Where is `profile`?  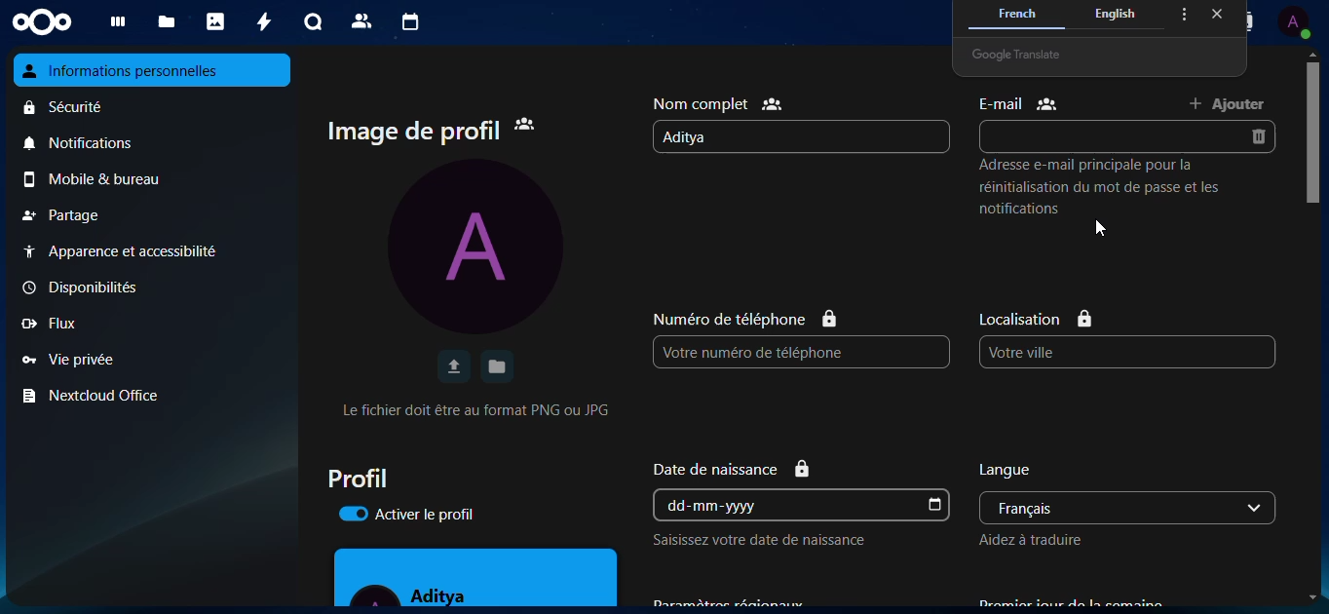 profile is located at coordinates (1294, 21).